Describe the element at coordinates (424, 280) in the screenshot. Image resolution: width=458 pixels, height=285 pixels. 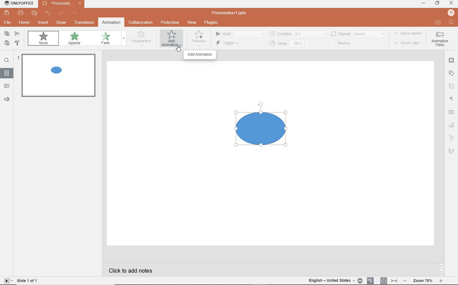
I see `zoom` at that location.